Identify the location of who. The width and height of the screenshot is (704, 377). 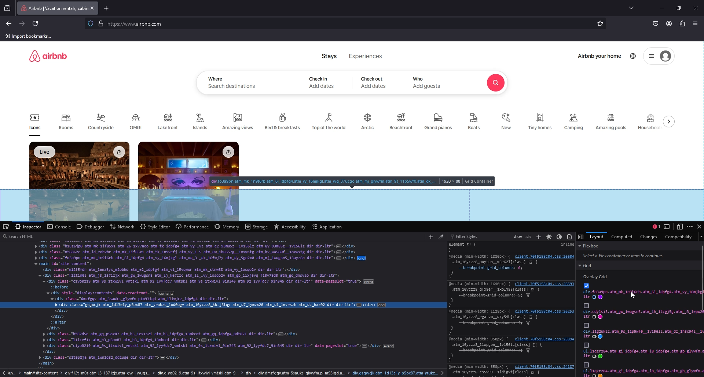
(419, 79).